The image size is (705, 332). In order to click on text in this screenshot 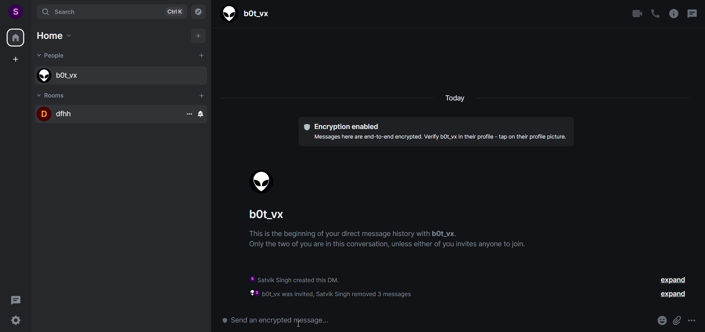, I will do `click(438, 132)`.